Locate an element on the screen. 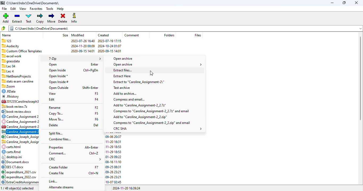  comment is located at coordinates (132, 35).